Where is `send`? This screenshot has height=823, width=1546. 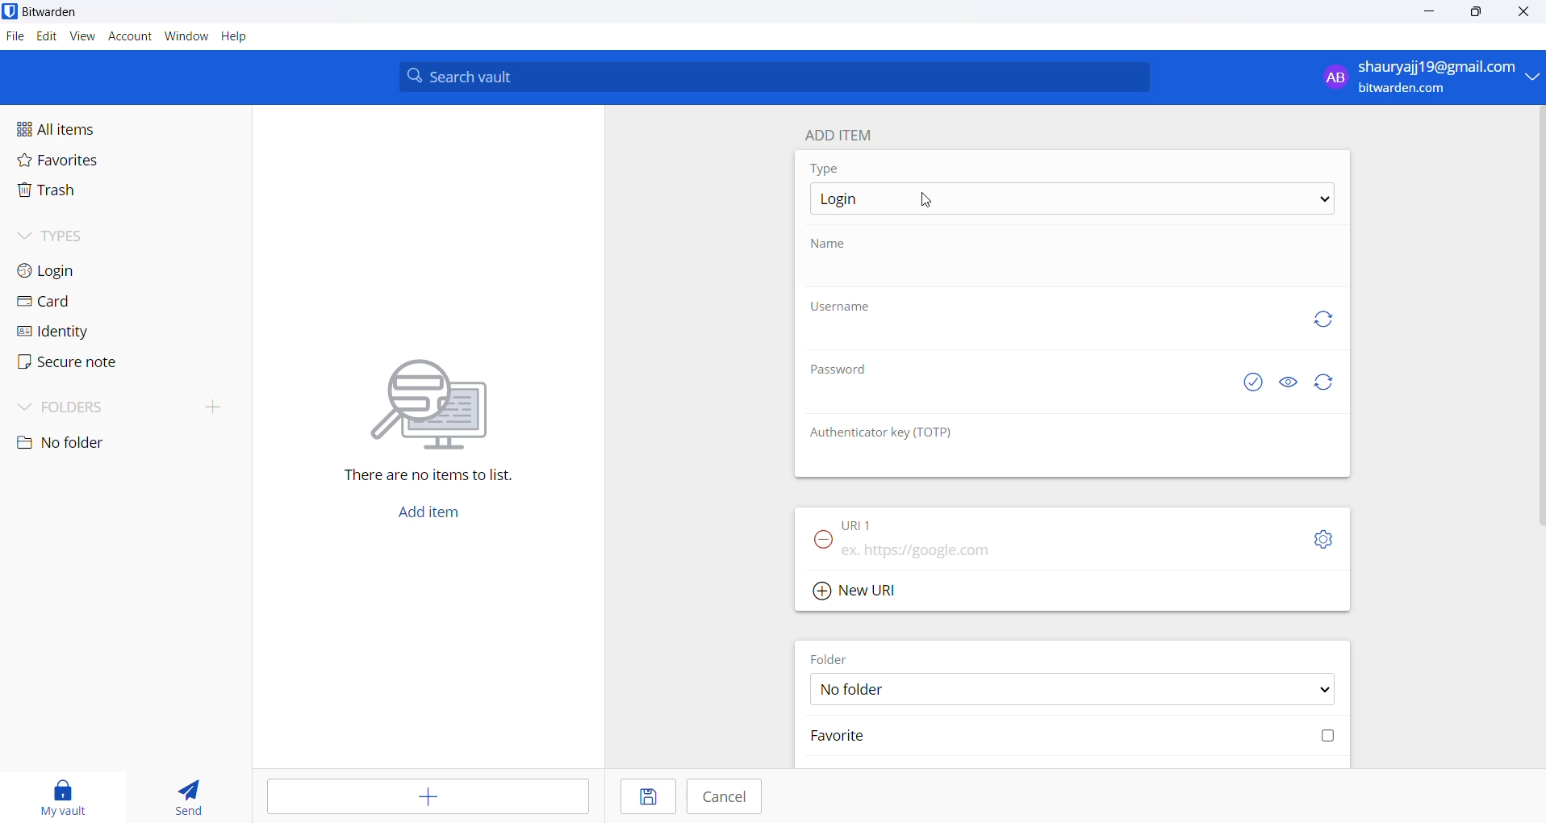
send is located at coordinates (187, 793).